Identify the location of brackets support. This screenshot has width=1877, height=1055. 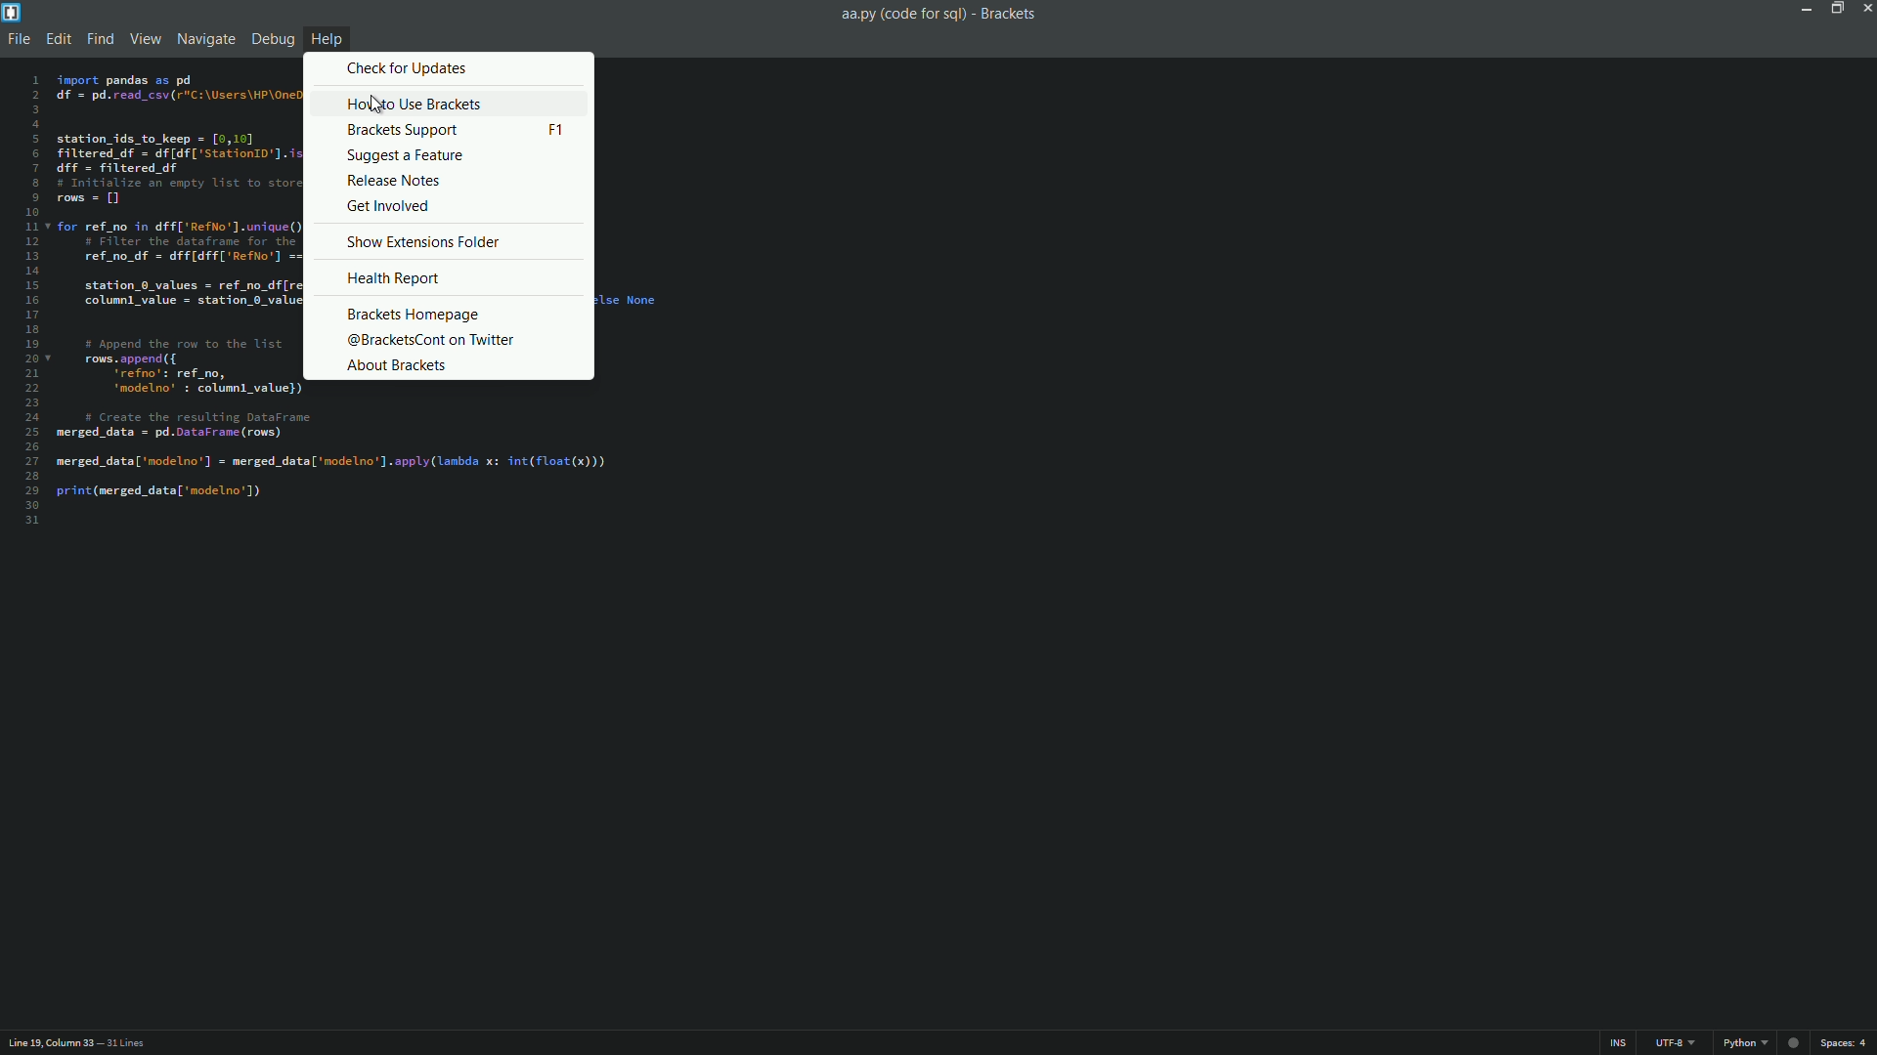
(456, 131).